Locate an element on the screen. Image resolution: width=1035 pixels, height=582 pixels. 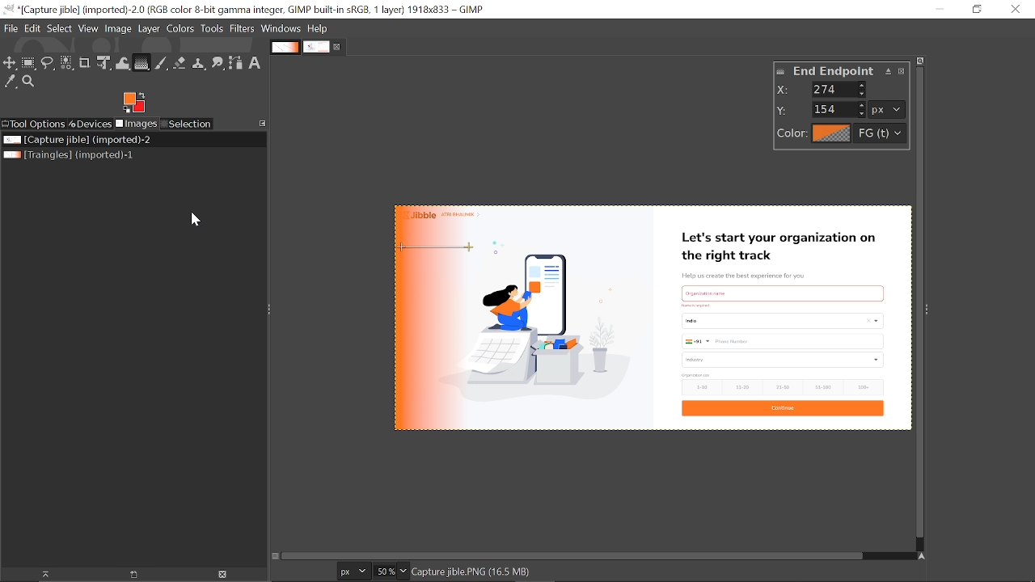
Windows is located at coordinates (281, 29).